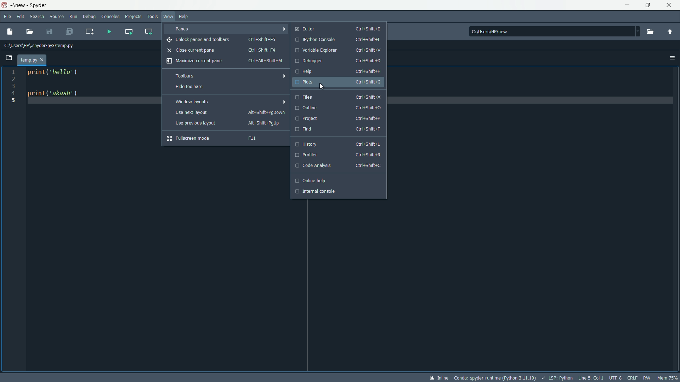 The image size is (680, 382). What do you see at coordinates (671, 58) in the screenshot?
I see `options` at bounding box center [671, 58].